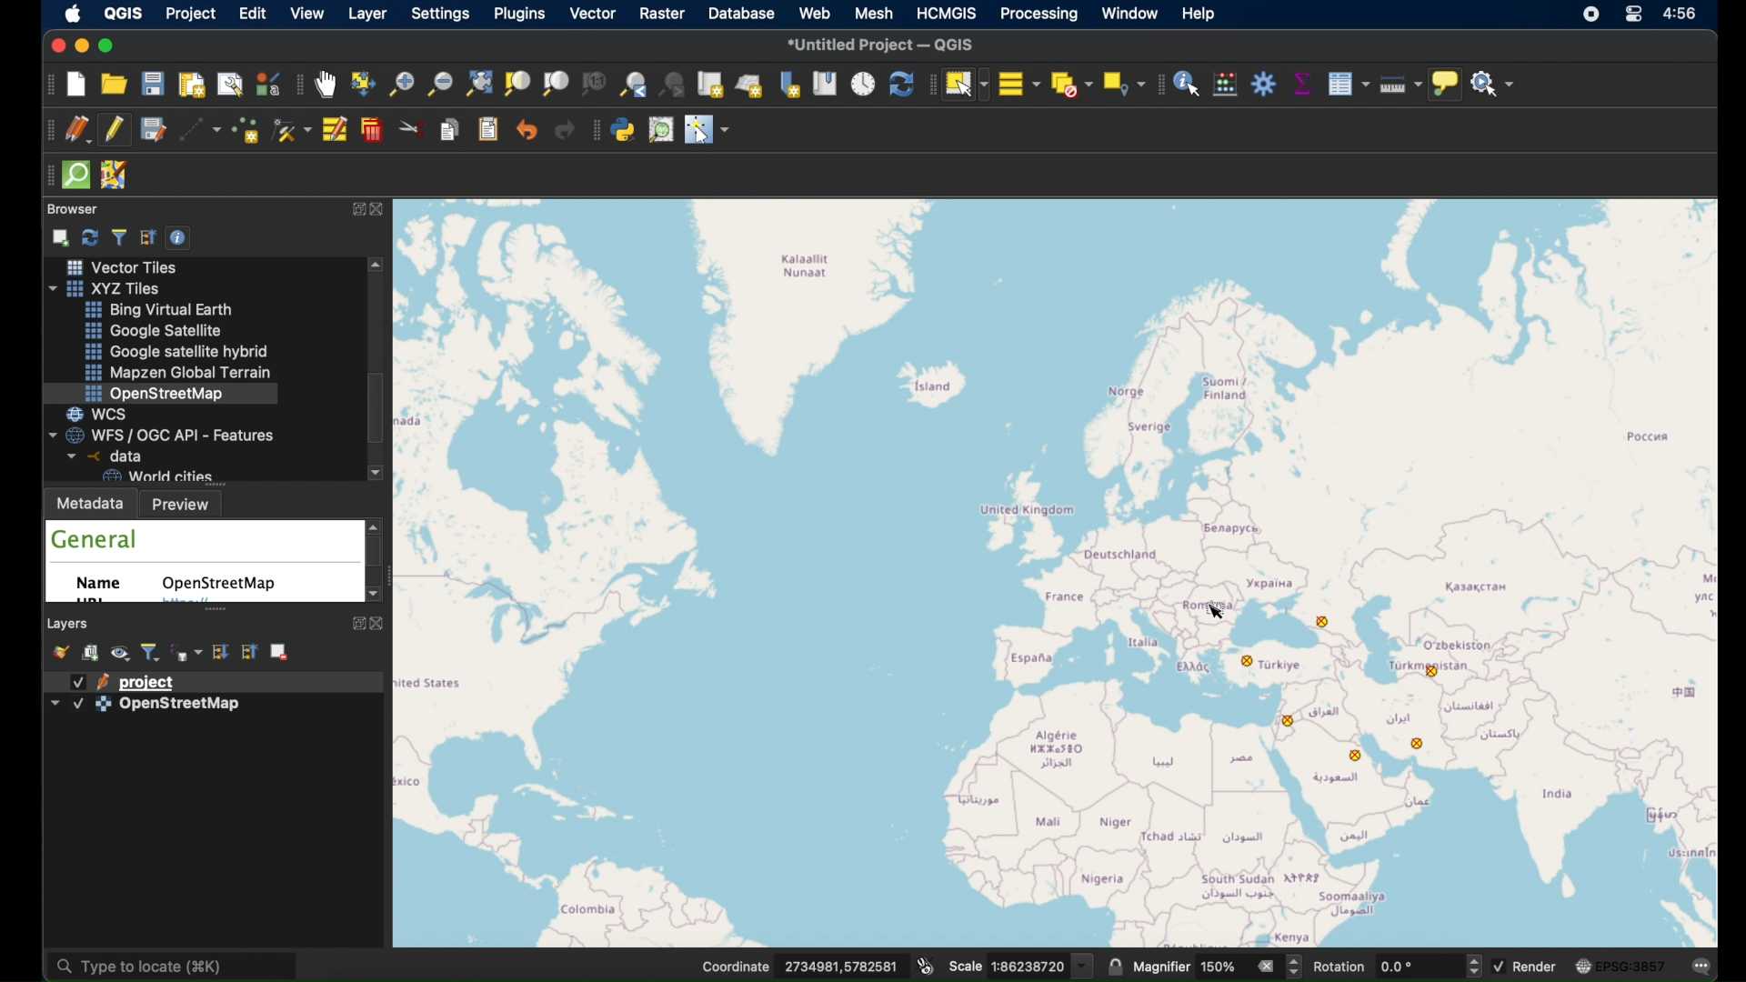 The width and height of the screenshot is (1746, 982). What do you see at coordinates (1083, 966) in the screenshot?
I see `dropdown` at bounding box center [1083, 966].